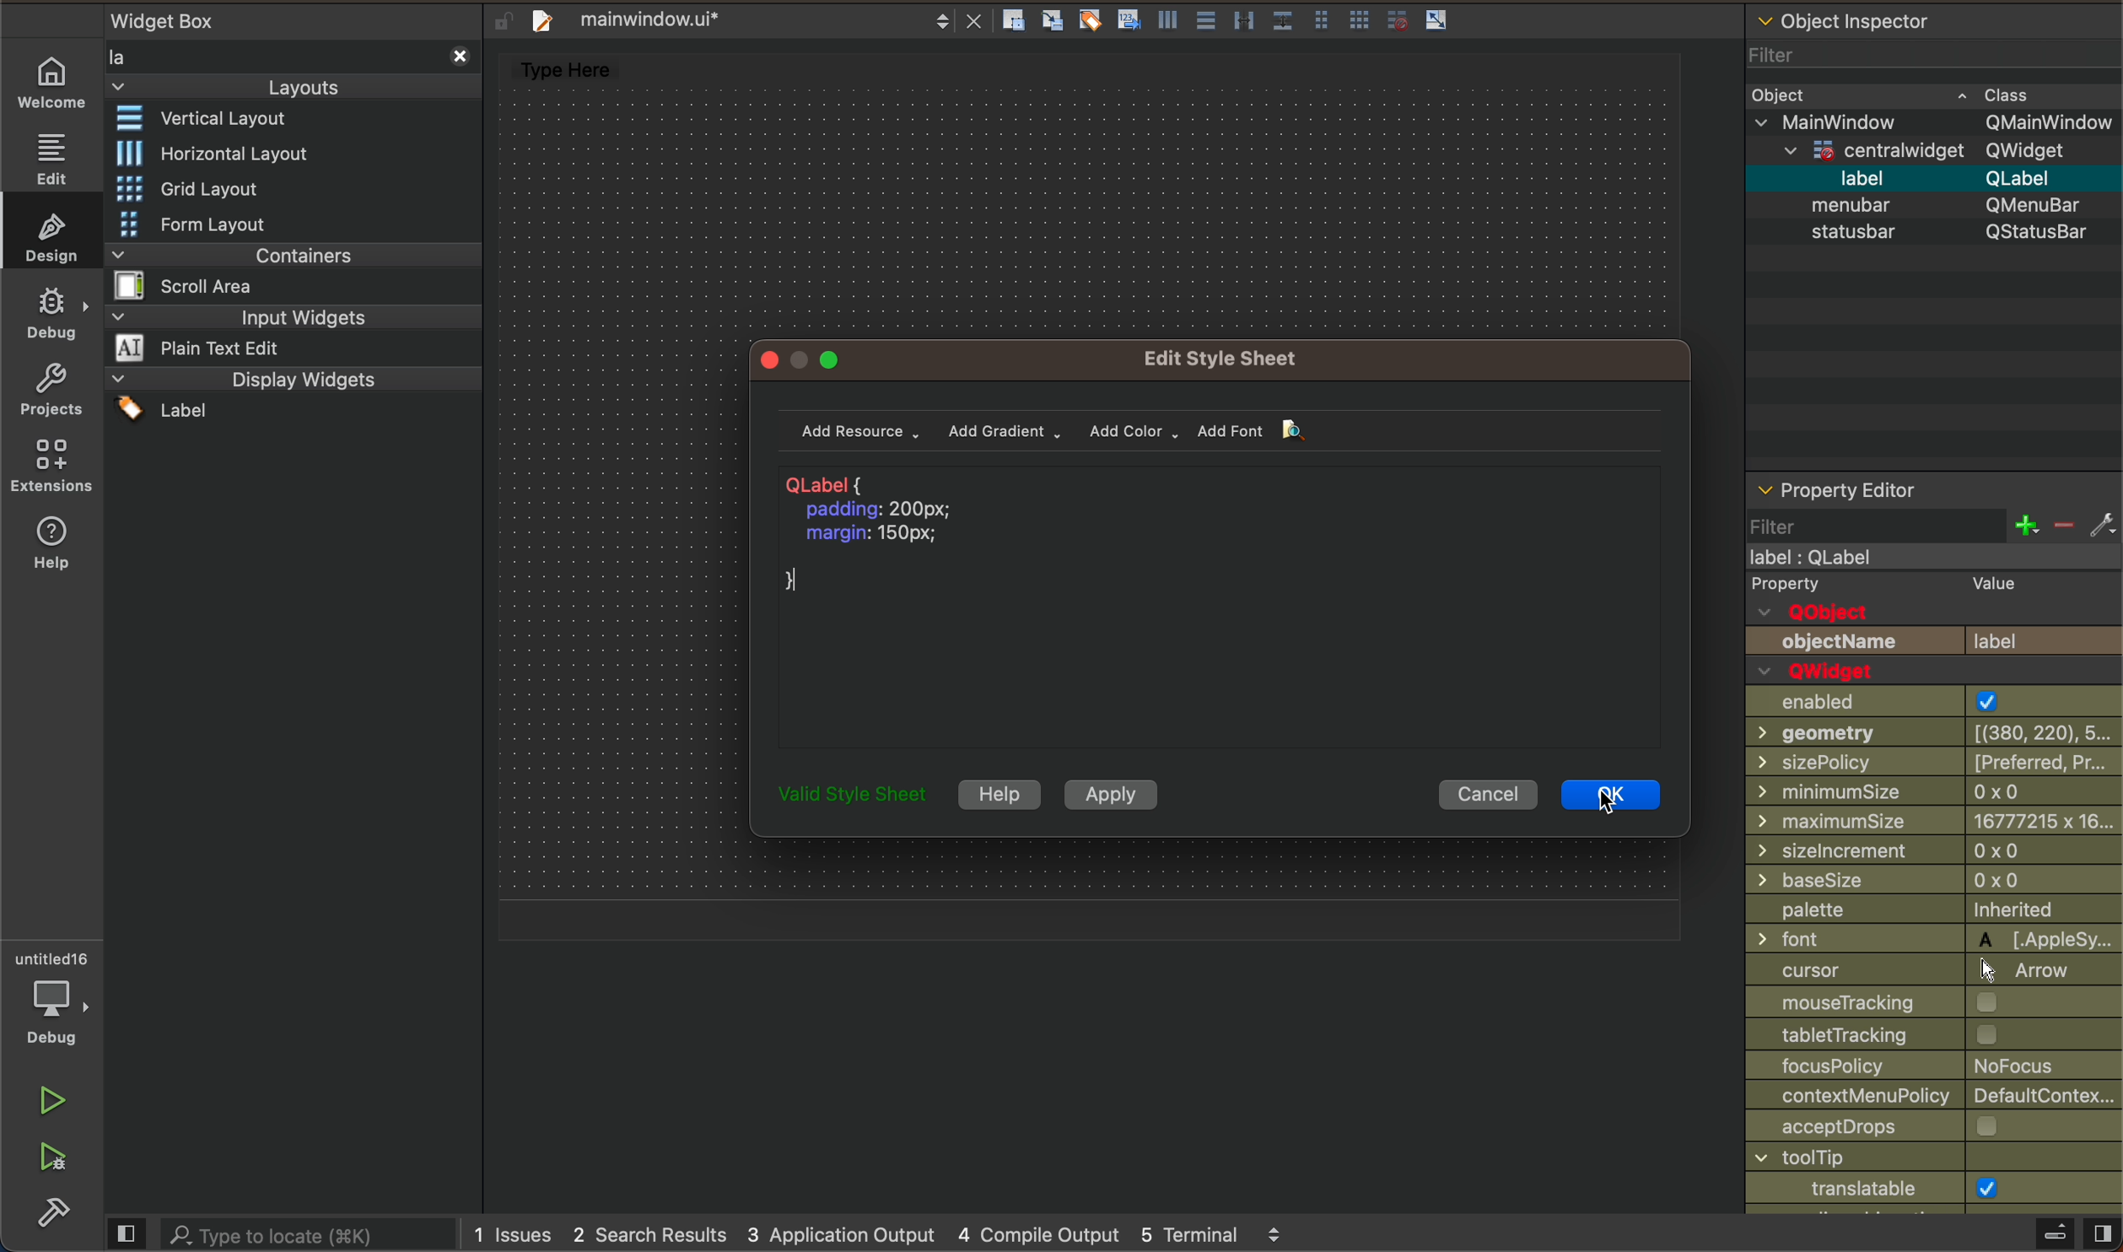  What do you see at coordinates (1241, 433) in the screenshot?
I see `add font` at bounding box center [1241, 433].